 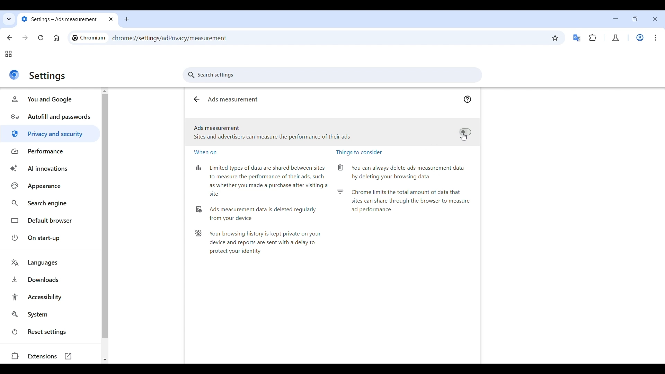 I want to click on Tab name changed, so click(x=67, y=20).